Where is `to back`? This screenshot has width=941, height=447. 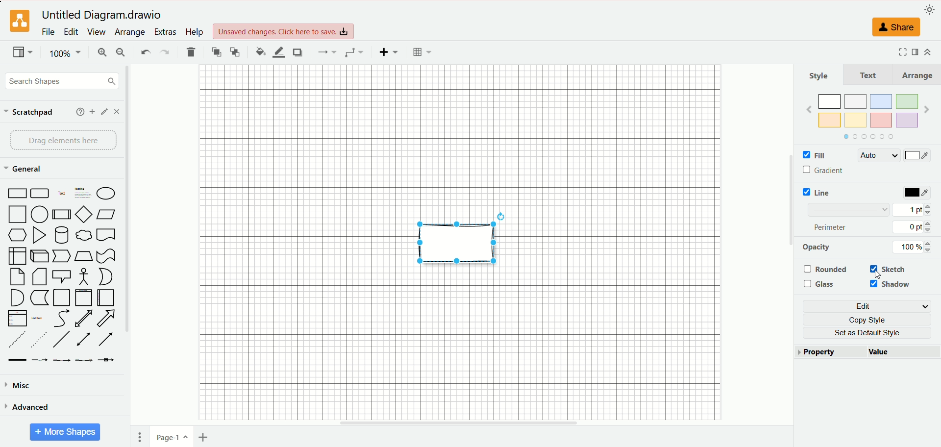 to back is located at coordinates (235, 51).